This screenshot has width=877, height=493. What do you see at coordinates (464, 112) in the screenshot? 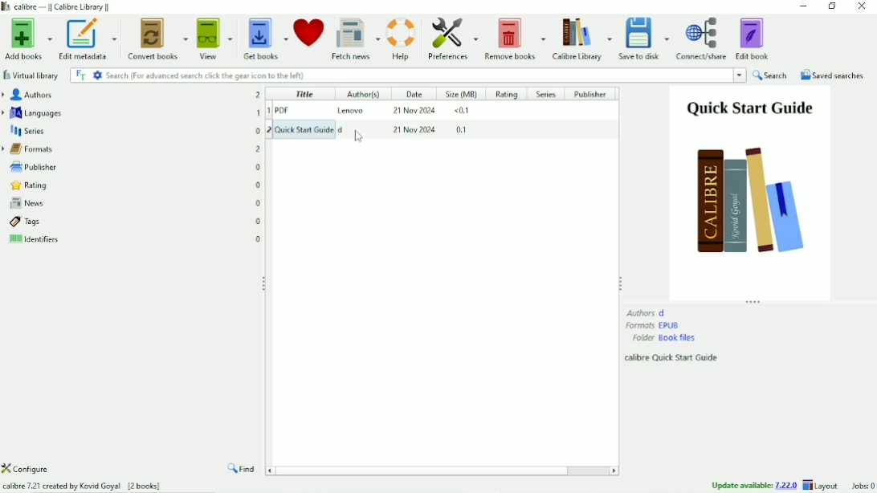
I see `<0.1` at bounding box center [464, 112].